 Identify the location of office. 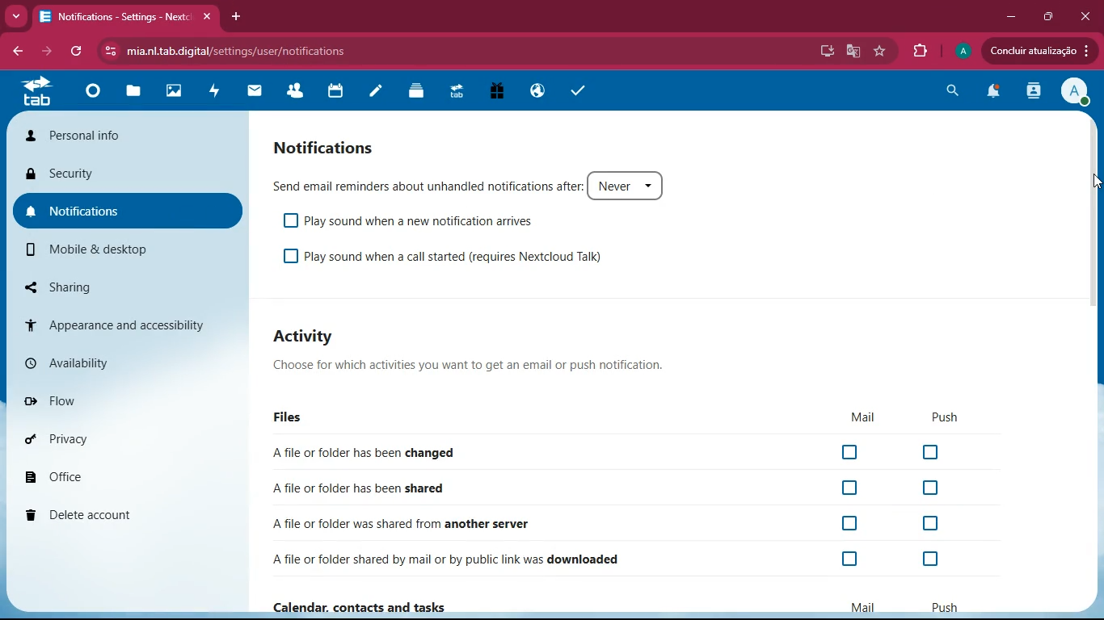
(116, 472).